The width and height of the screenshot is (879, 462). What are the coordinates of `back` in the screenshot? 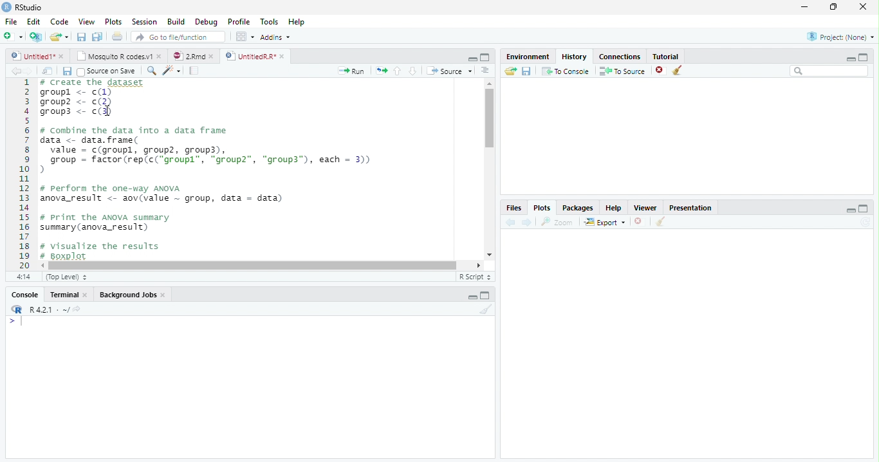 It's located at (513, 221).